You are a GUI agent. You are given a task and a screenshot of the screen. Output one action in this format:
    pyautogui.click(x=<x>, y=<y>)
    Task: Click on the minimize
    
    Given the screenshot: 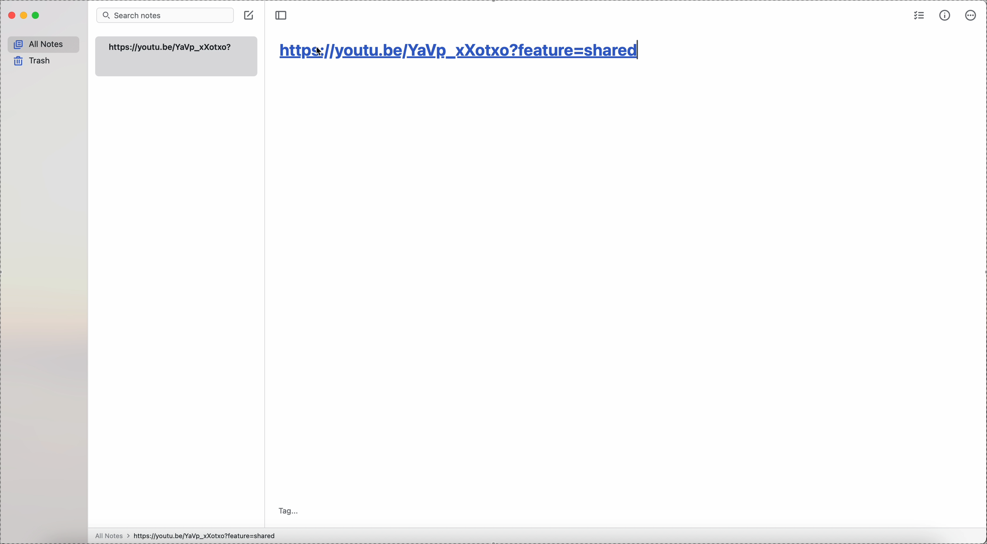 What is the action you would take?
    pyautogui.click(x=24, y=17)
    